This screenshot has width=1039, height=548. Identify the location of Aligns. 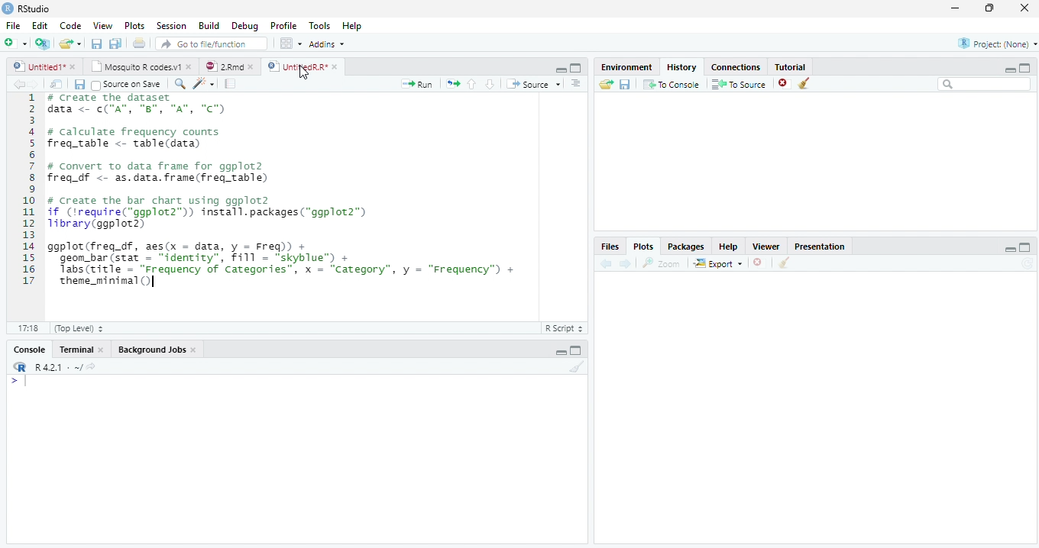
(577, 84).